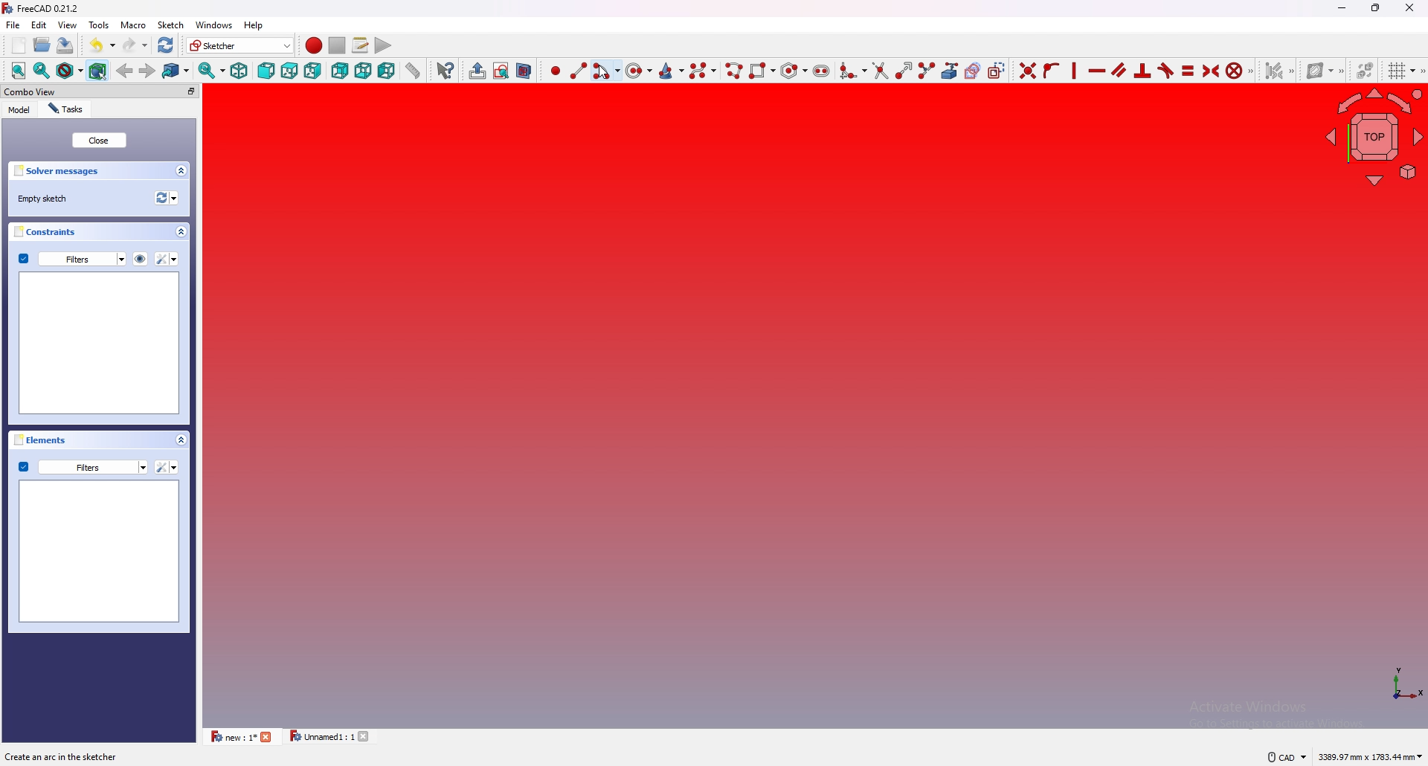 The width and height of the screenshot is (1428, 766). Describe the element at coordinates (19, 110) in the screenshot. I see `model` at that location.